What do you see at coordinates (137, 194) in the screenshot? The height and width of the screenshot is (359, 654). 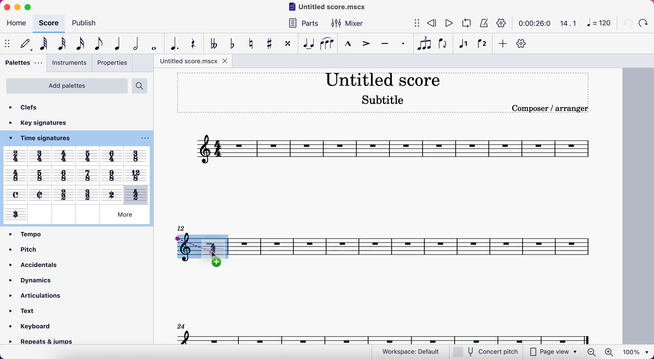 I see `` at bounding box center [137, 194].